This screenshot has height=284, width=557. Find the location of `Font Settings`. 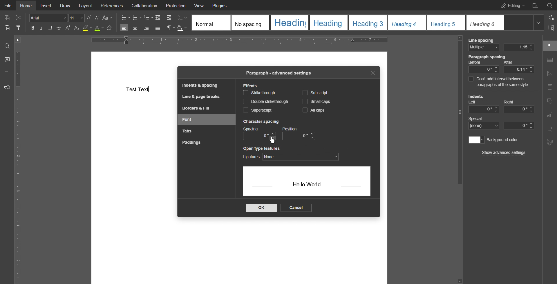

Font Settings is located at coordinates (57, 18).